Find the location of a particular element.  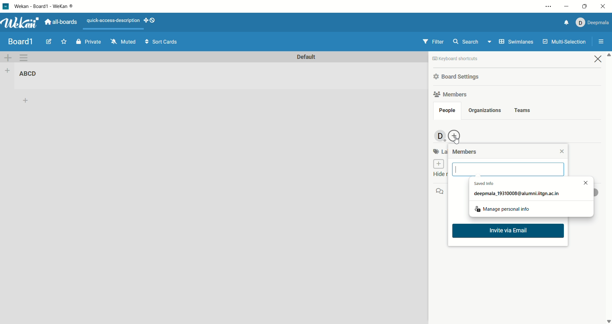

saved info is located at coordinates (517, 190).